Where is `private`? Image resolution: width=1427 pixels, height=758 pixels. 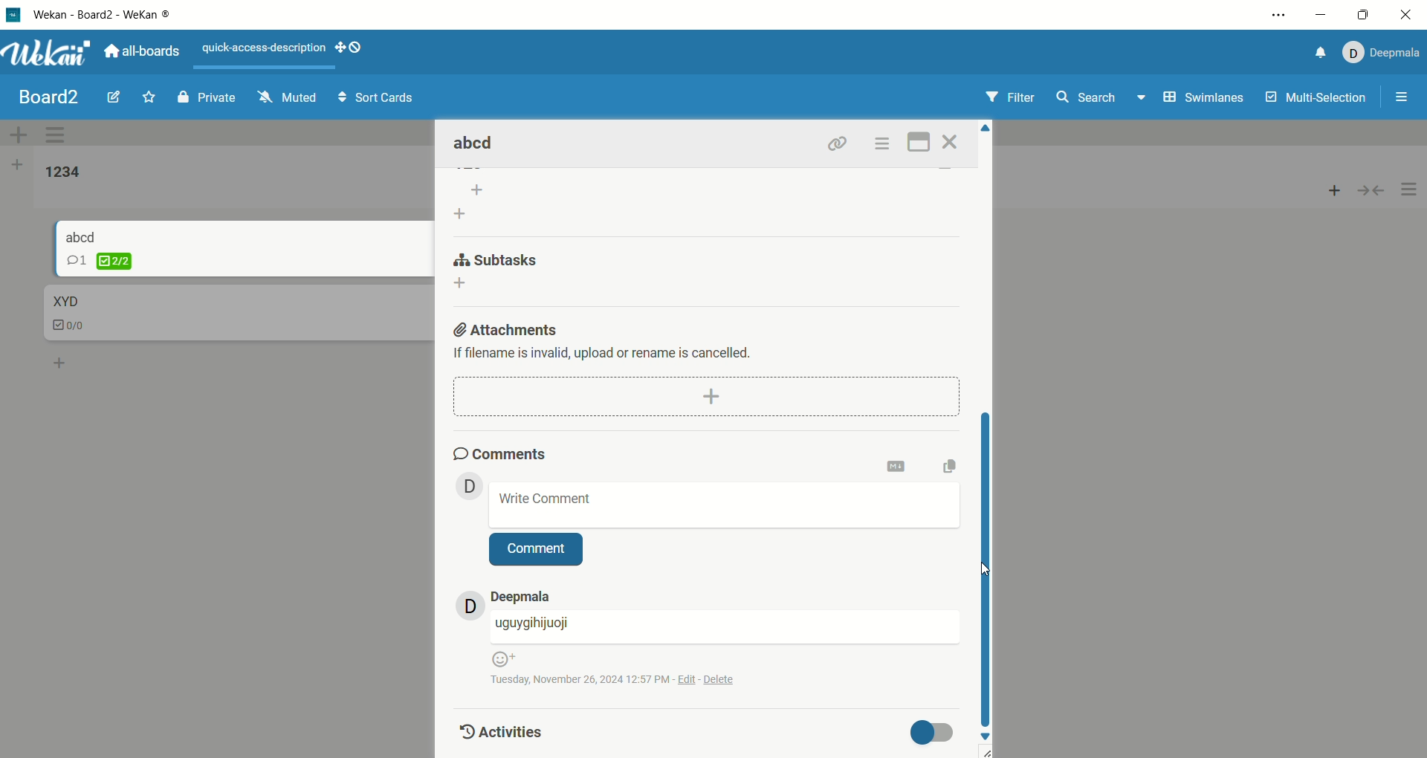
private is located at coordinates (207, 97).